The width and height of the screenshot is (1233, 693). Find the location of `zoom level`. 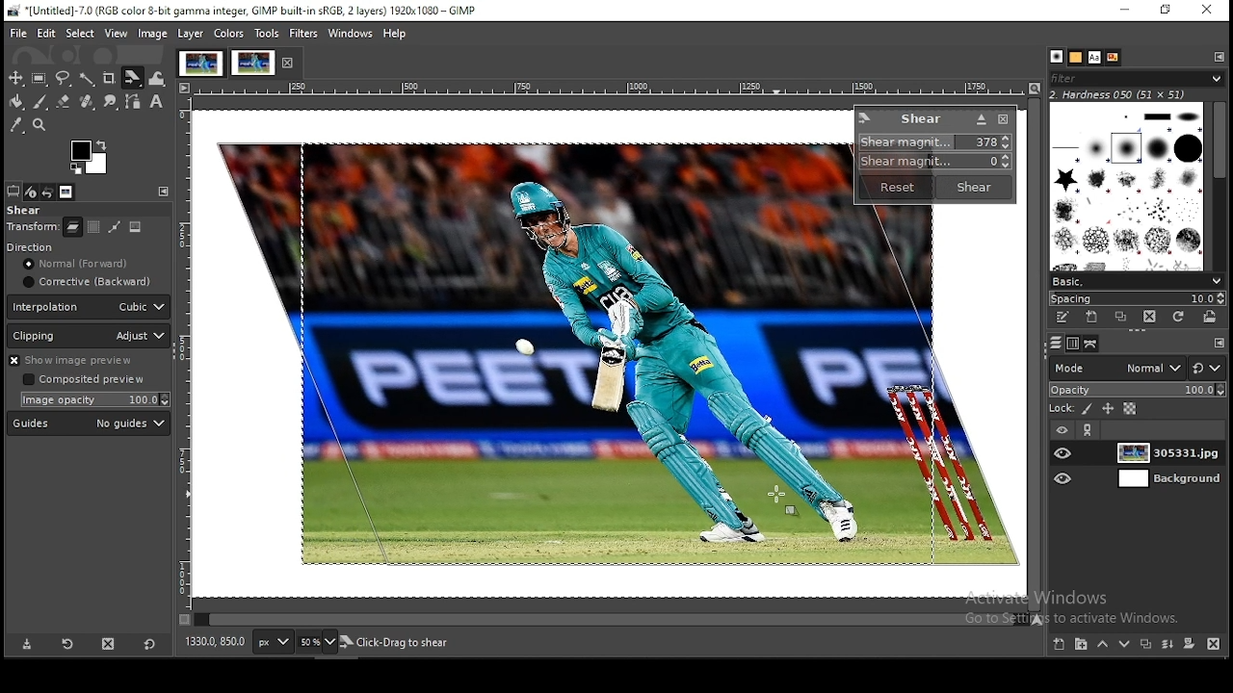

zoom level is located at coordinates (318, 642).